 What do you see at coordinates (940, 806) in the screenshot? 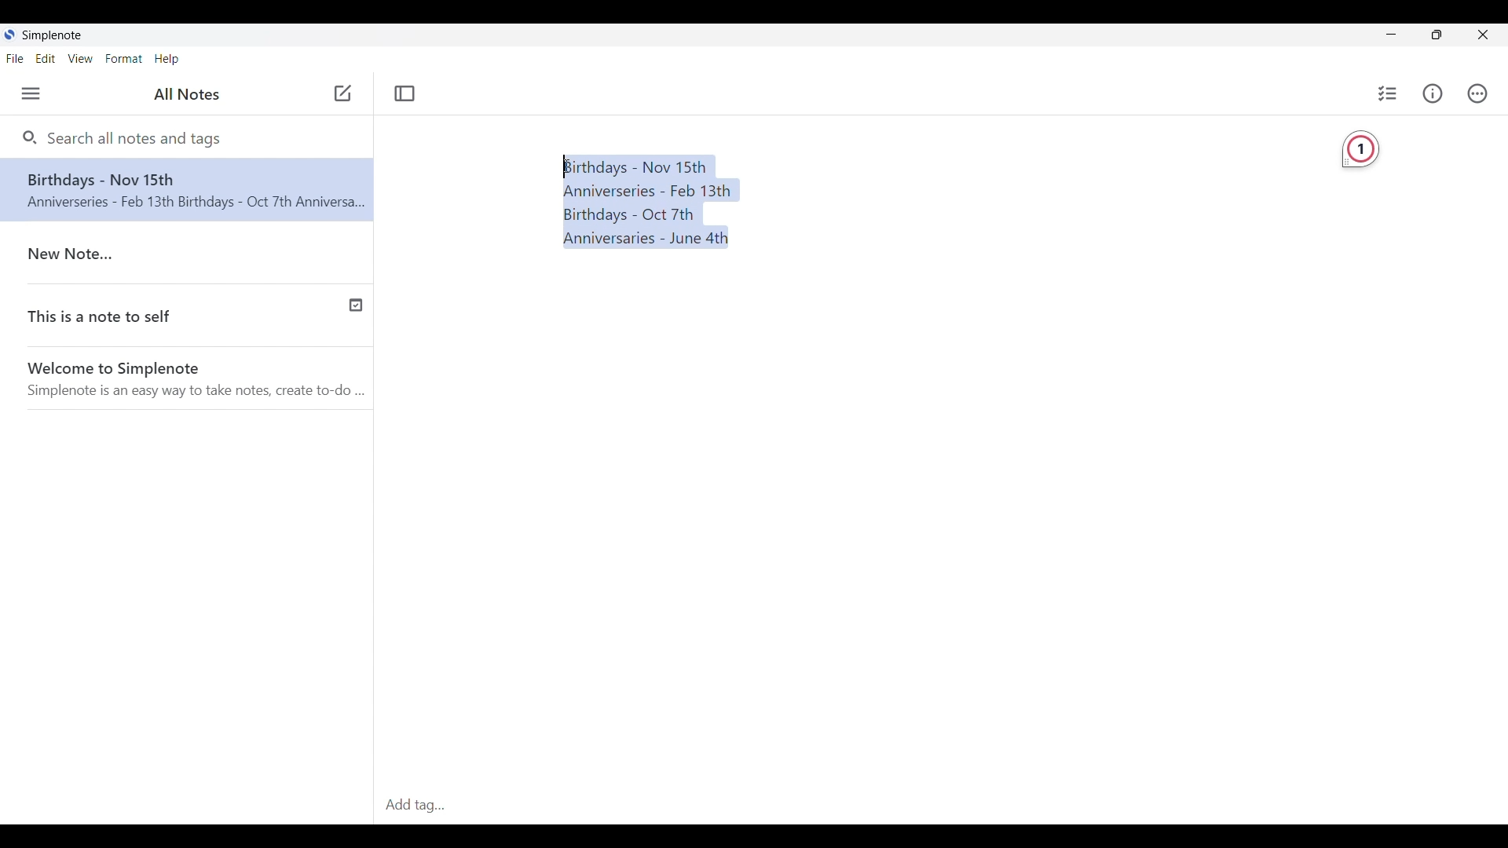
I see `Add Tag(Click to type in tag)` at bounding box center [940, 806].